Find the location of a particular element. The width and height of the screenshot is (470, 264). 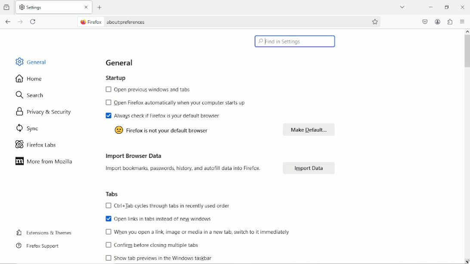

Open previous windows and tabs is located at coordinates (148, 90).